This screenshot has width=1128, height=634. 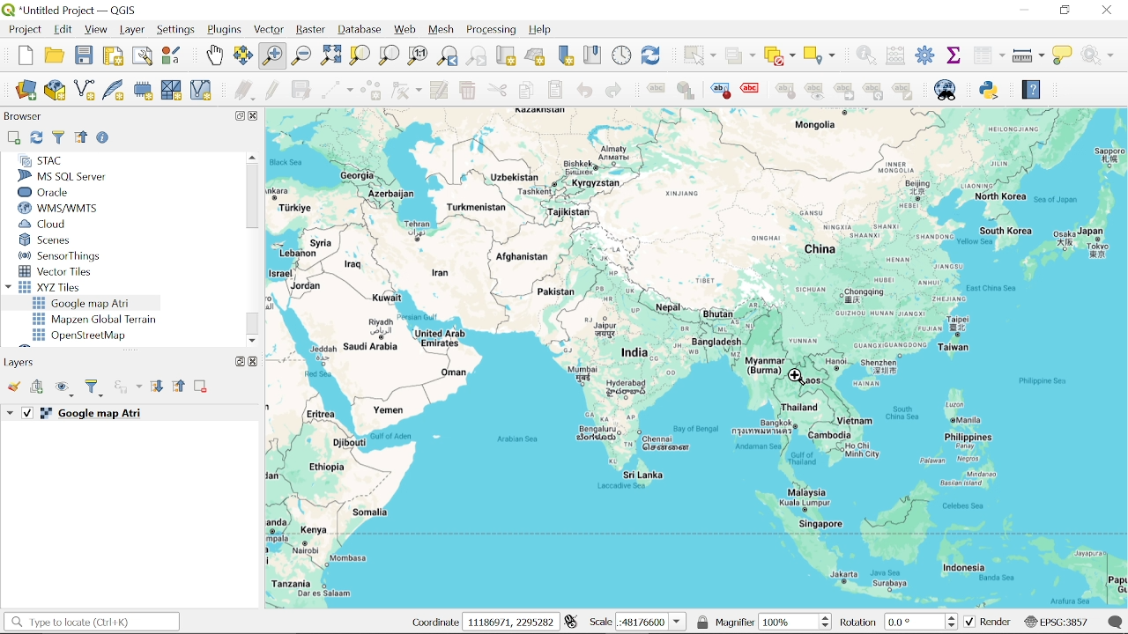 What do you see at coordinates (955, 55) in the screenshot?
I see `Show statistical summary` at bounding box center [955, 55].